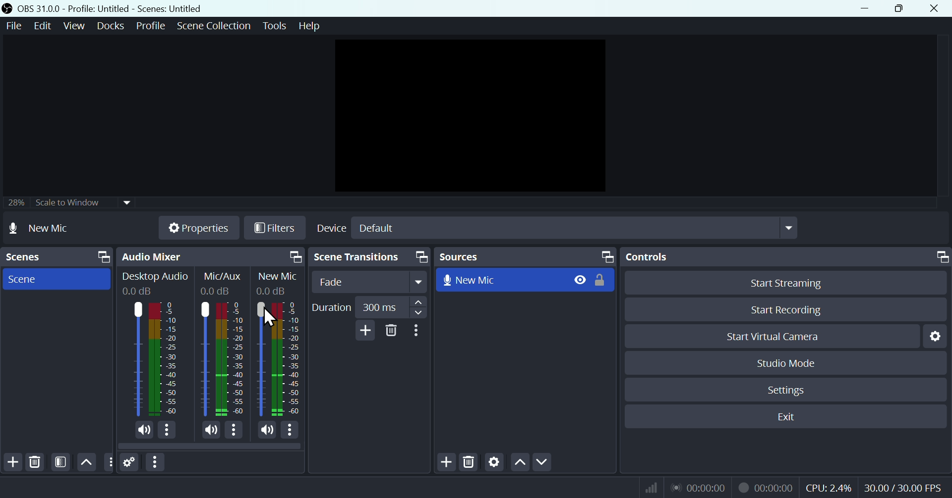 This screenshot has width=952, height=498. What do you see at coordinates (291, 431) in the screenshot?
I see `More options` at bounding box center [291, 431].